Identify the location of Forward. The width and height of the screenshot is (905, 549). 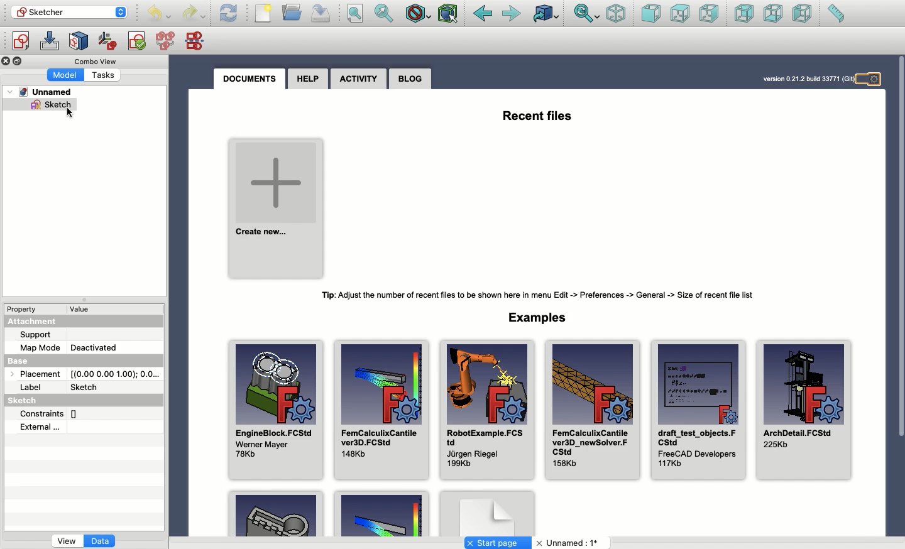
(513, 14).